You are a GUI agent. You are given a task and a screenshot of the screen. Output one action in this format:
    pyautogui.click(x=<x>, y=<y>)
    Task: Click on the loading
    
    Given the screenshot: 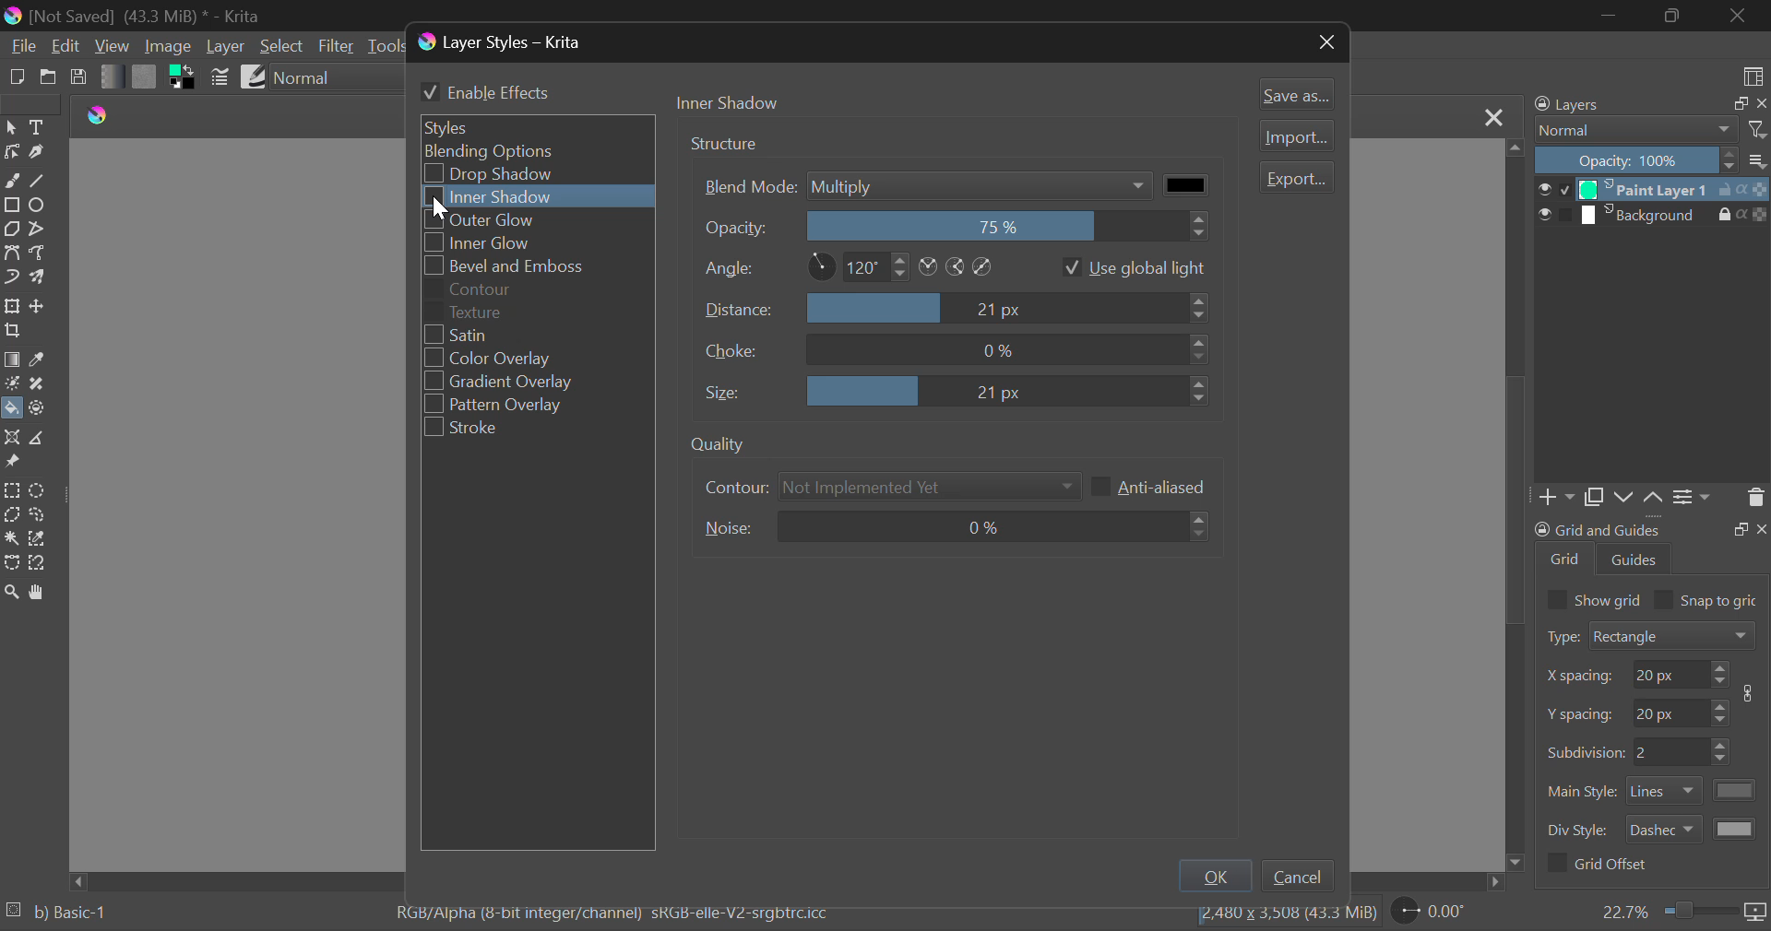 What is the action you would take?
    pyautogui.click(x=12, y=908)
    